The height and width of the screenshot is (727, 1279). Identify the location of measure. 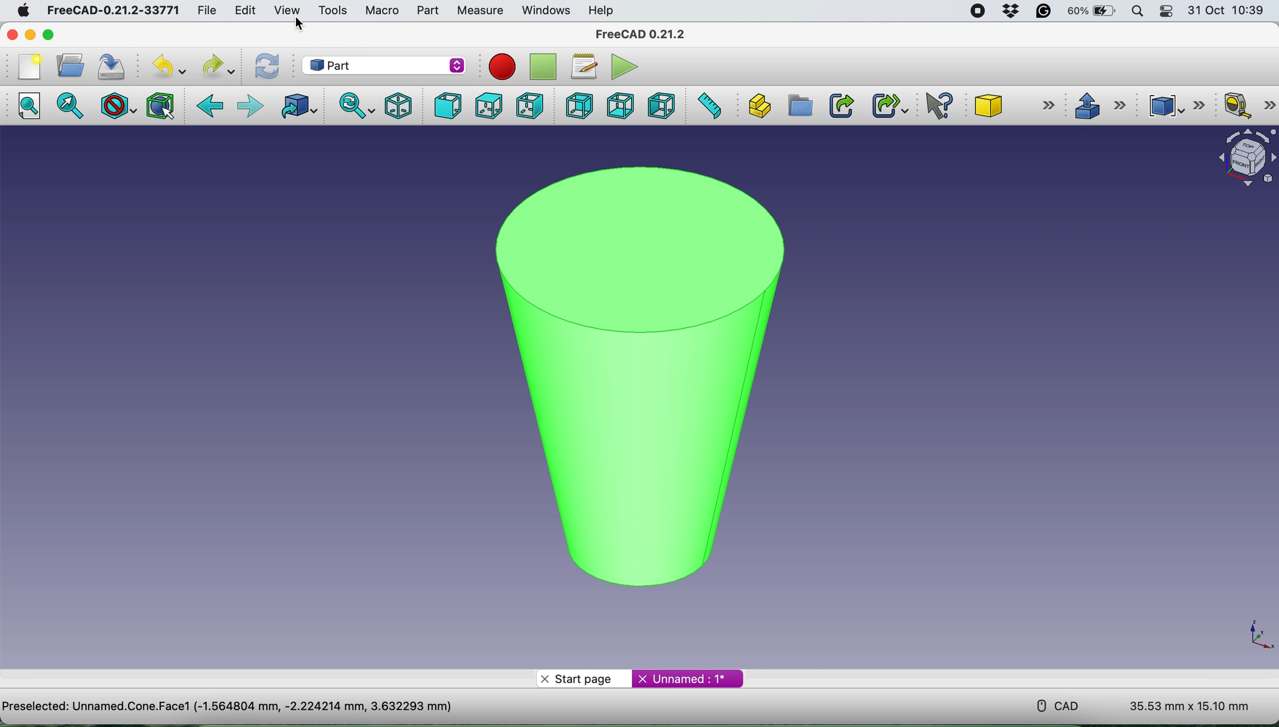
(479, 10).